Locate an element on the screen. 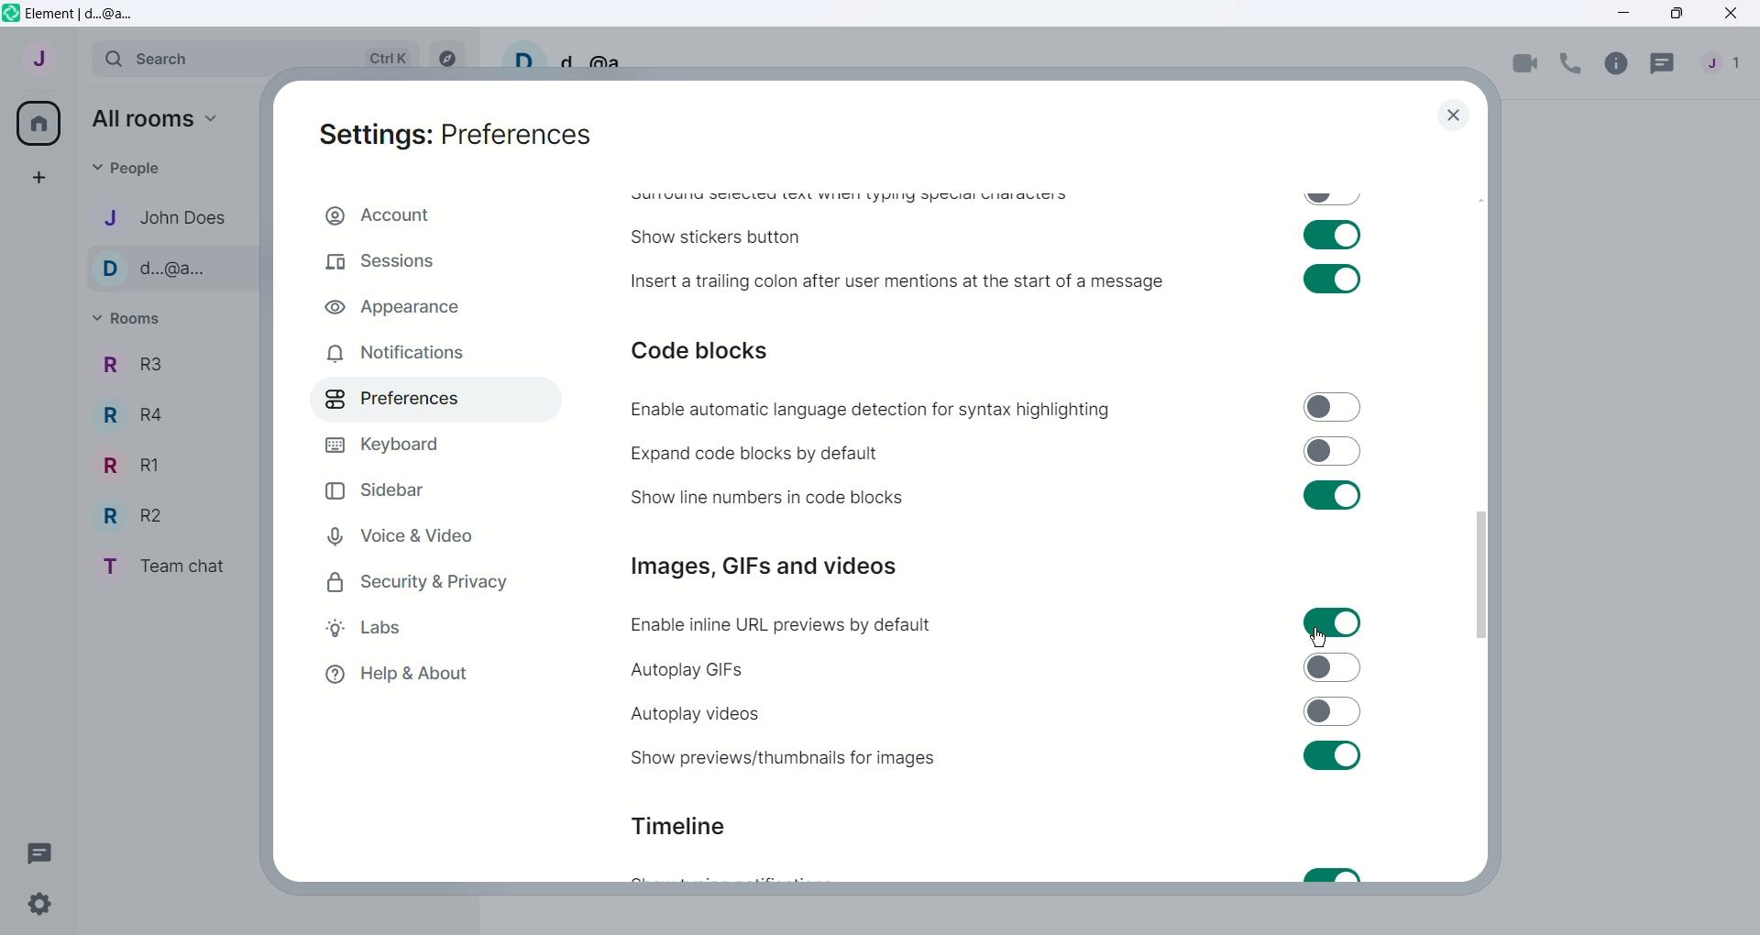  Voice call is located at coordinates (1571, 64).